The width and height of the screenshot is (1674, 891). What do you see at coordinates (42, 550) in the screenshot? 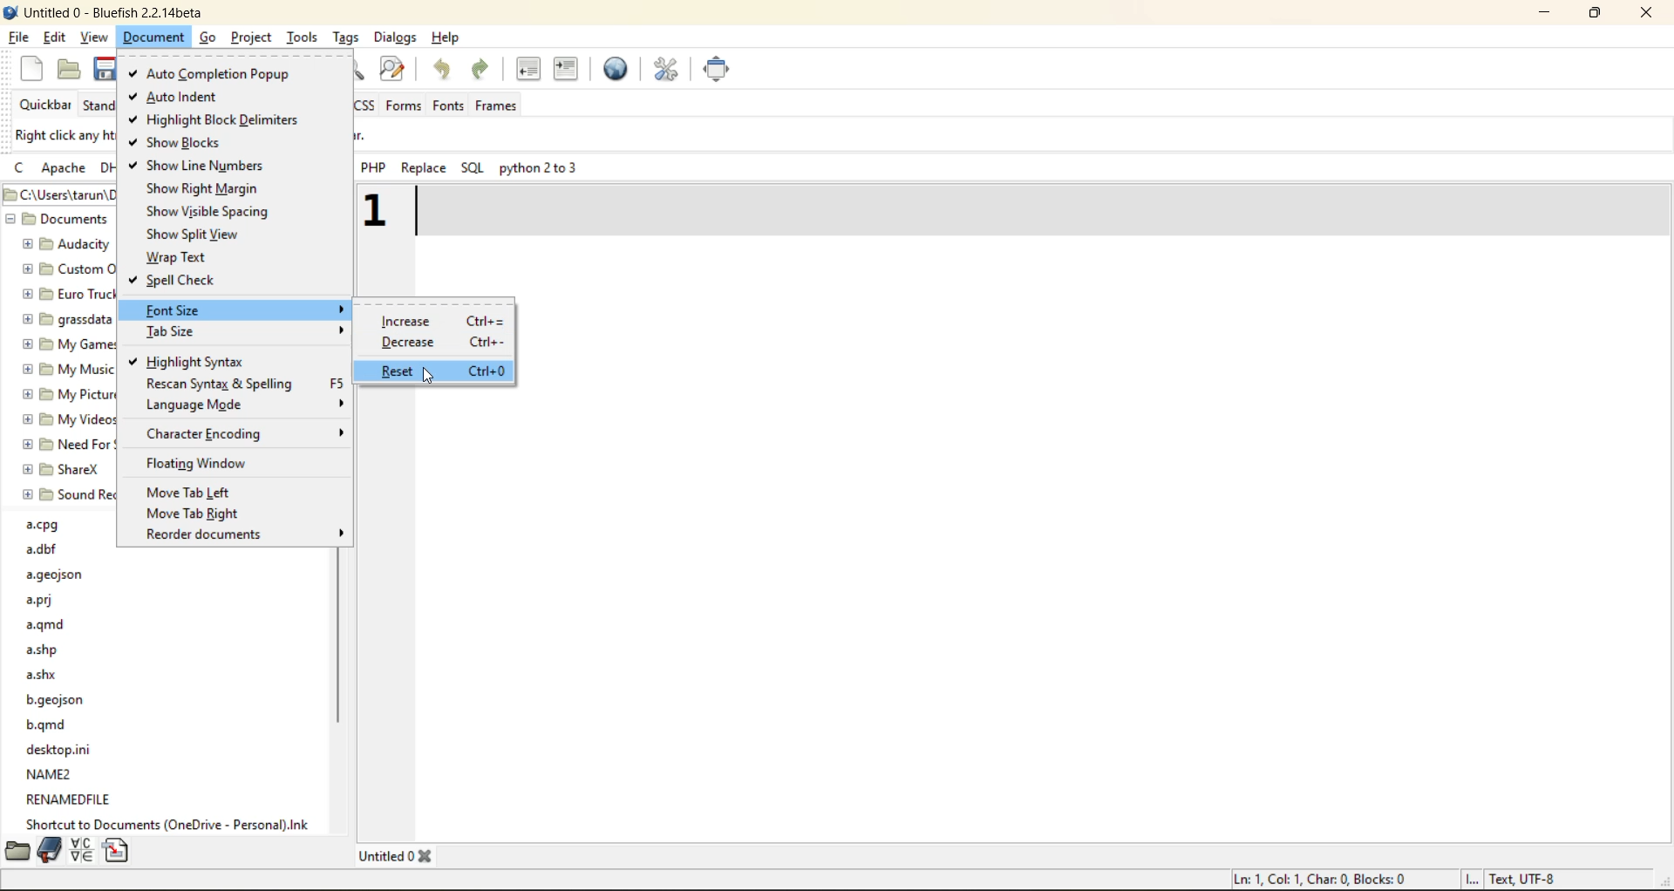
I see `a.dbf` at bounding box center [42, 550].